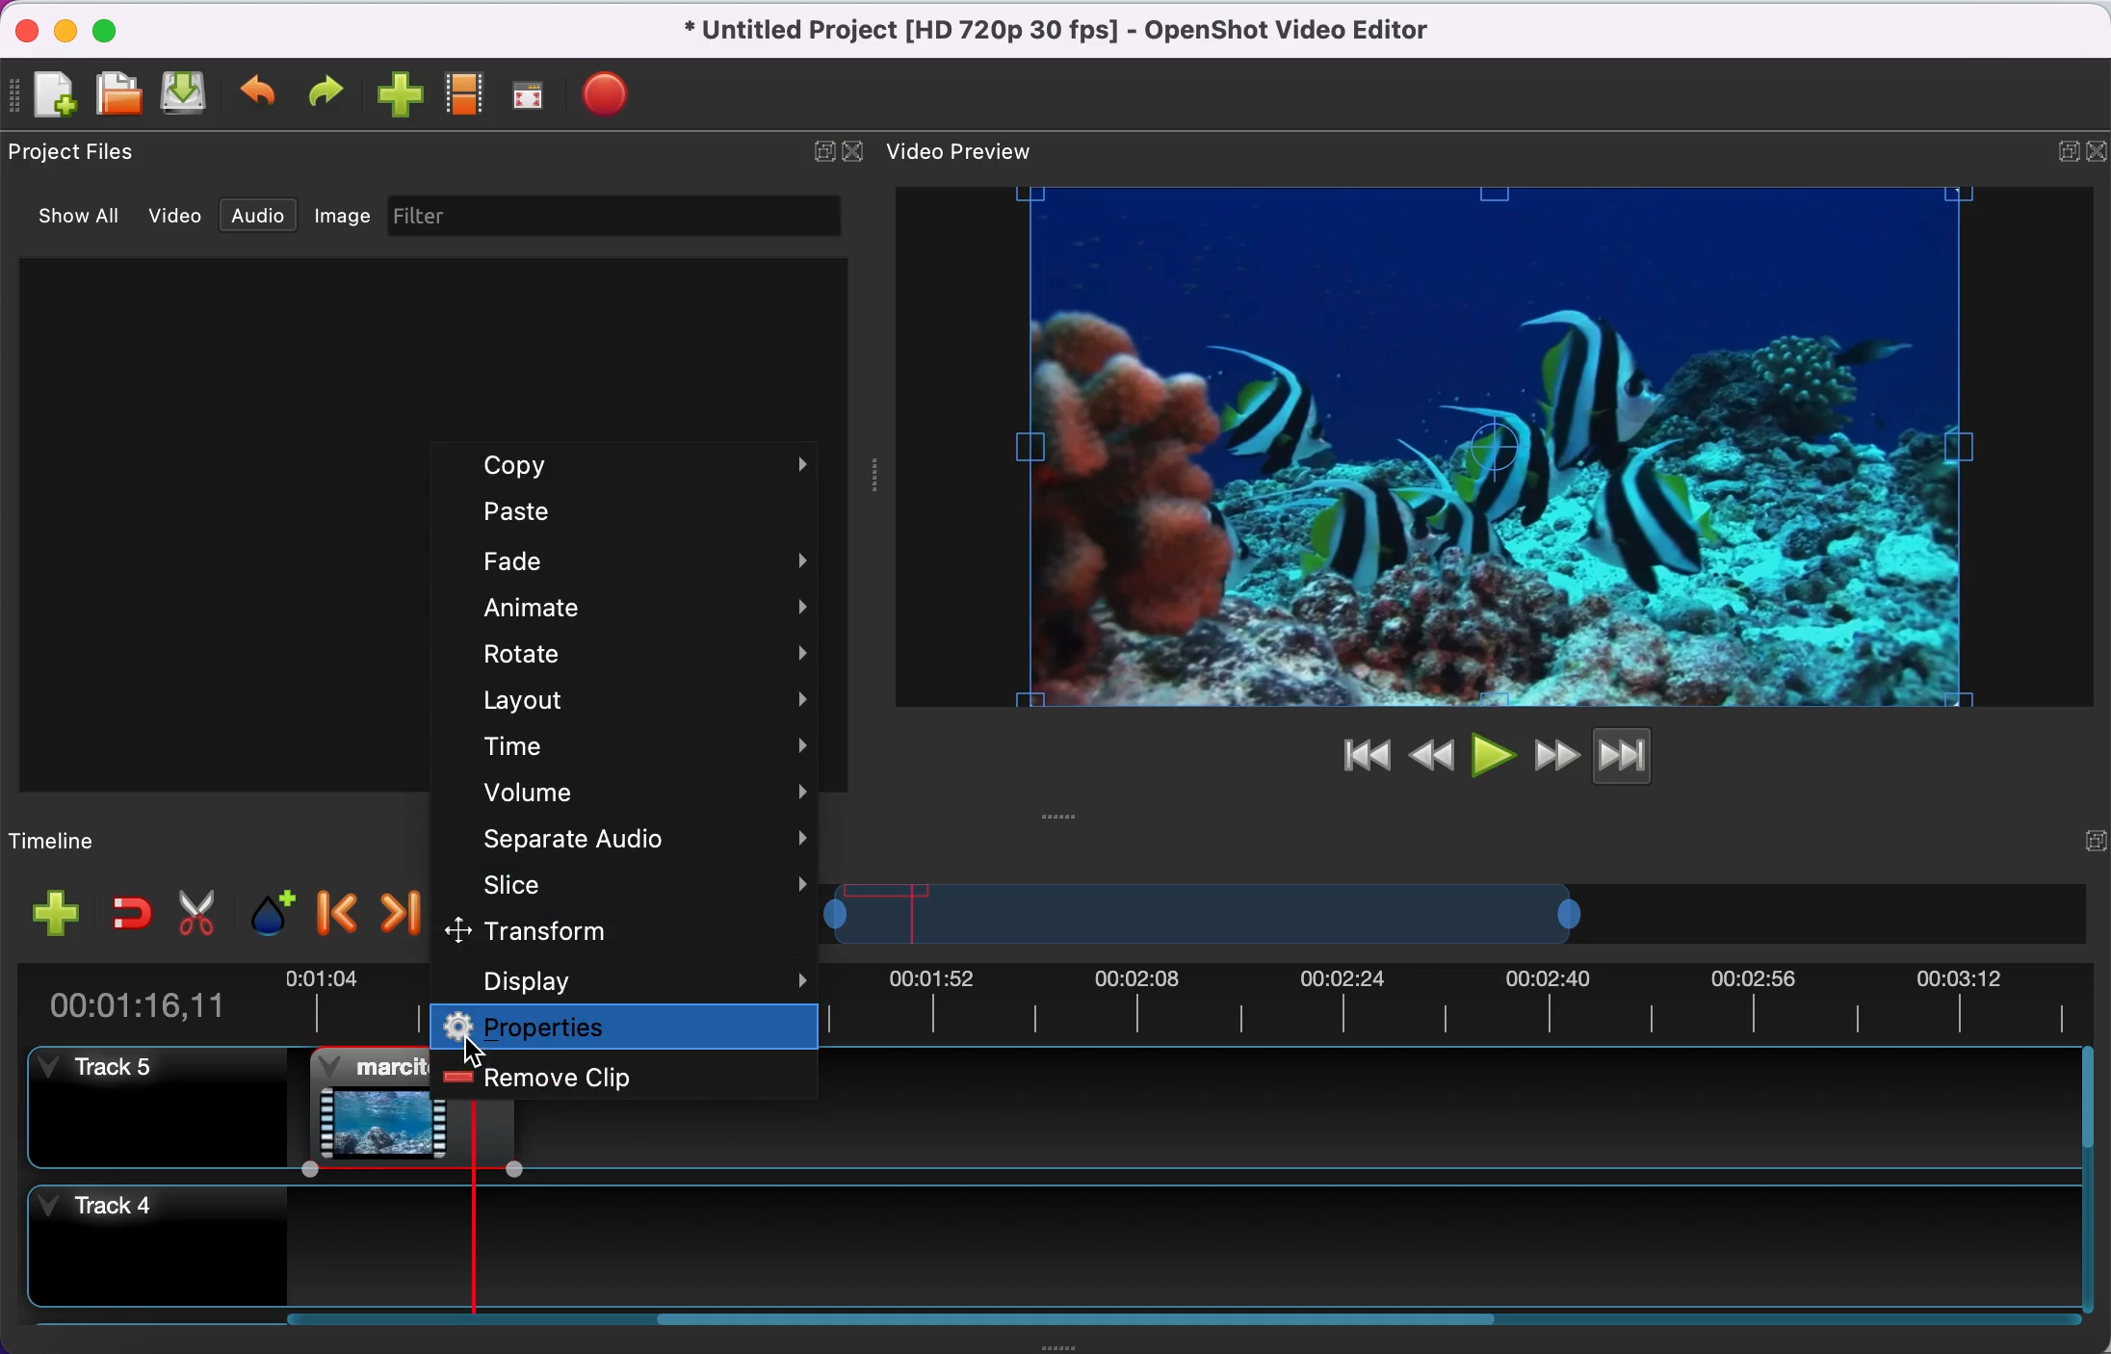 The height and width of the screenshot is (1354, 2111). Describe the element at coordinates (343, 215) in the screenshot. I see `image` at that location.